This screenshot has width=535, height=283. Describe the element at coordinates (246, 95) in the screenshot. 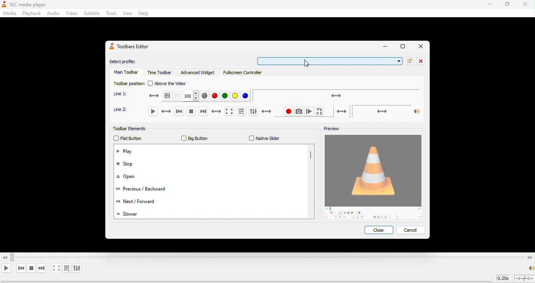

I see `blue` at that location.